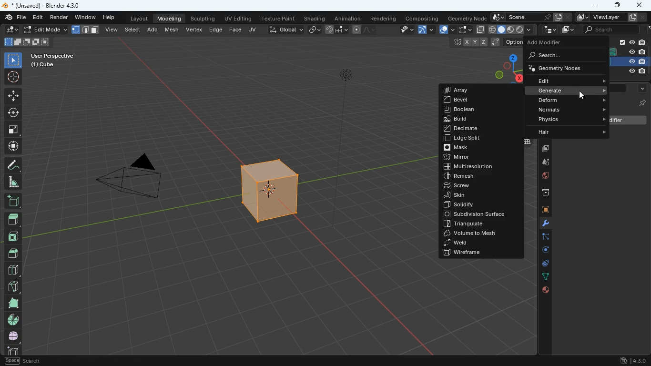 Image resolution: width=651 pixels, height=366 pixels. I want to click on remesh, so click(478, 177).